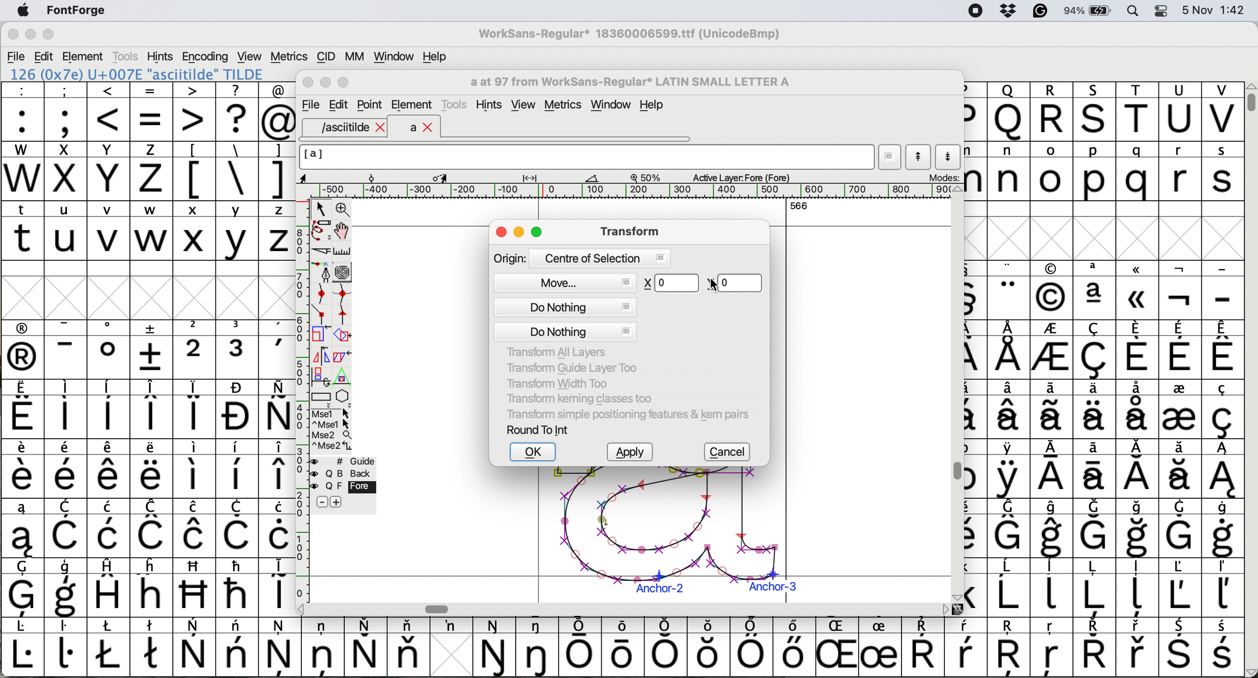 The image size is (1258, 678). What do you see at coordinates (354, 474) in the screenshot?
I see `Background` at bounding box center [354, 474].